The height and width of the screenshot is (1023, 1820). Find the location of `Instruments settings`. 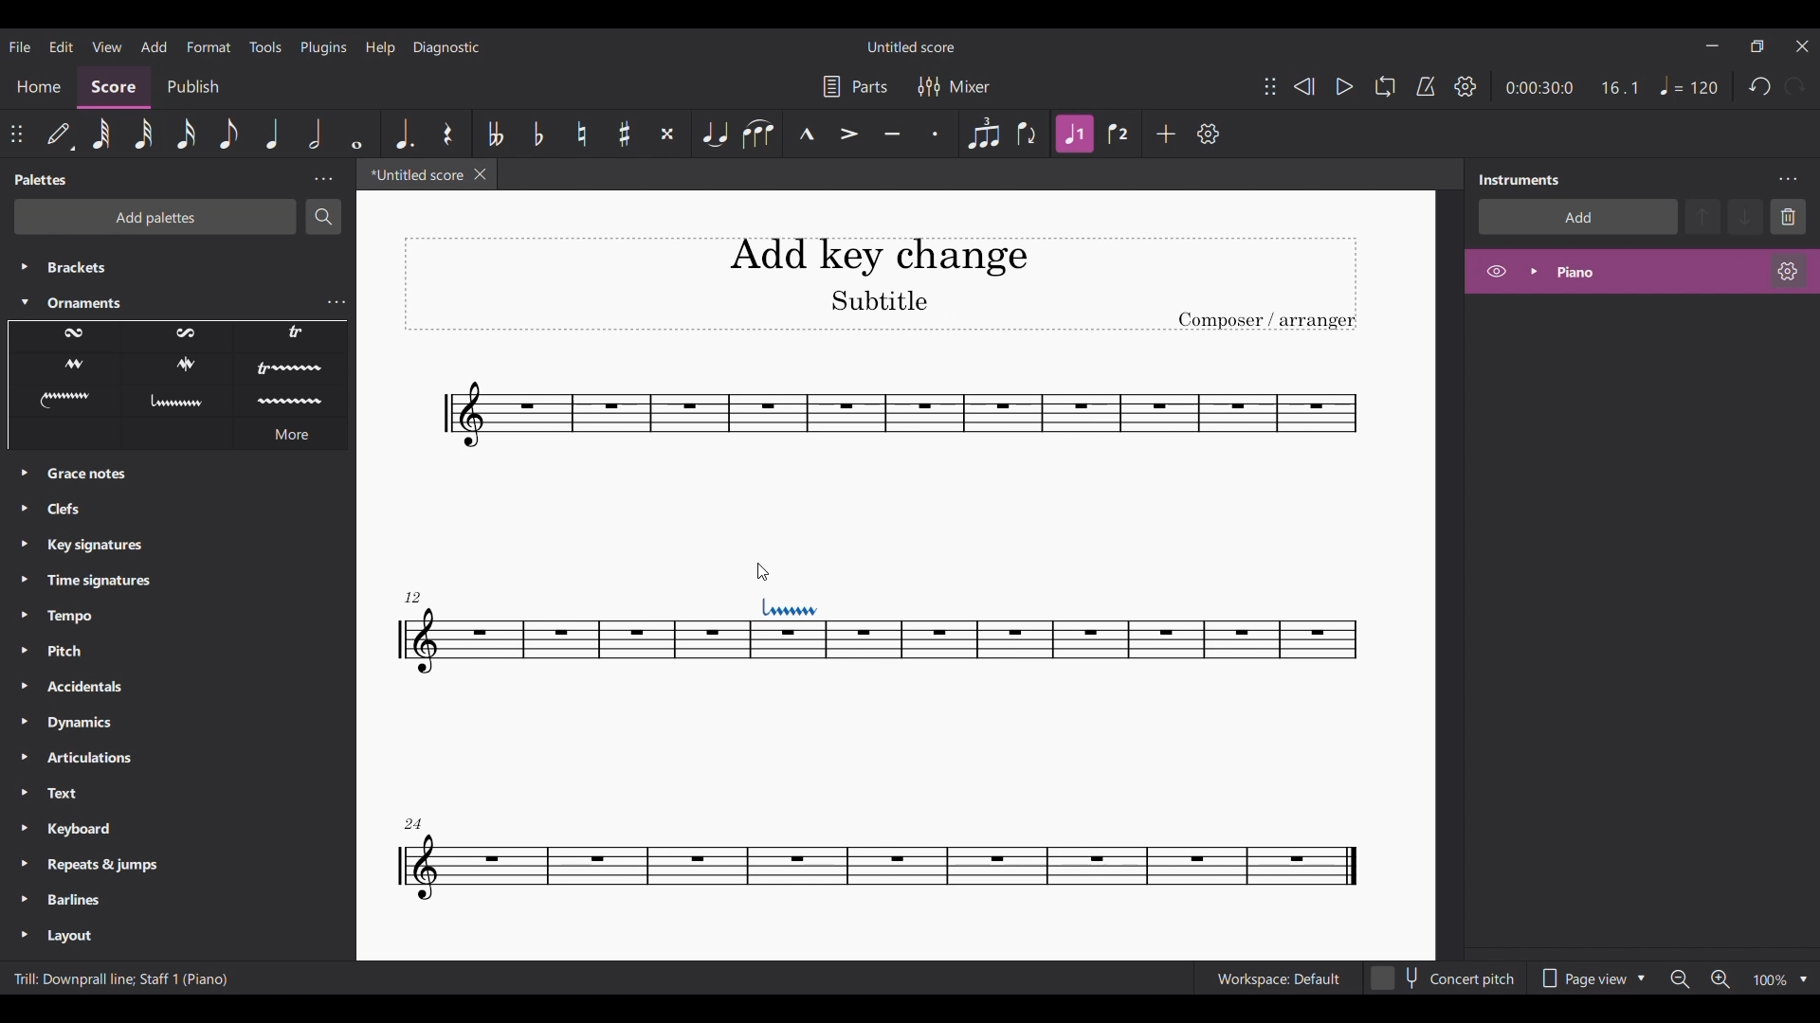

Instruments settings is located at coordinates (1789, 180).